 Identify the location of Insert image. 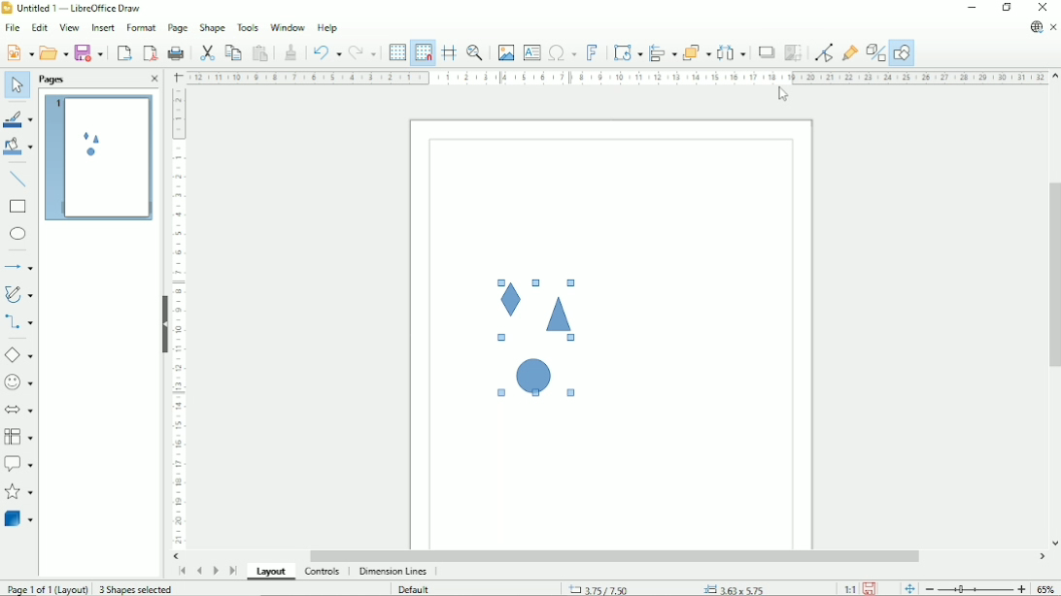
(506, 53).